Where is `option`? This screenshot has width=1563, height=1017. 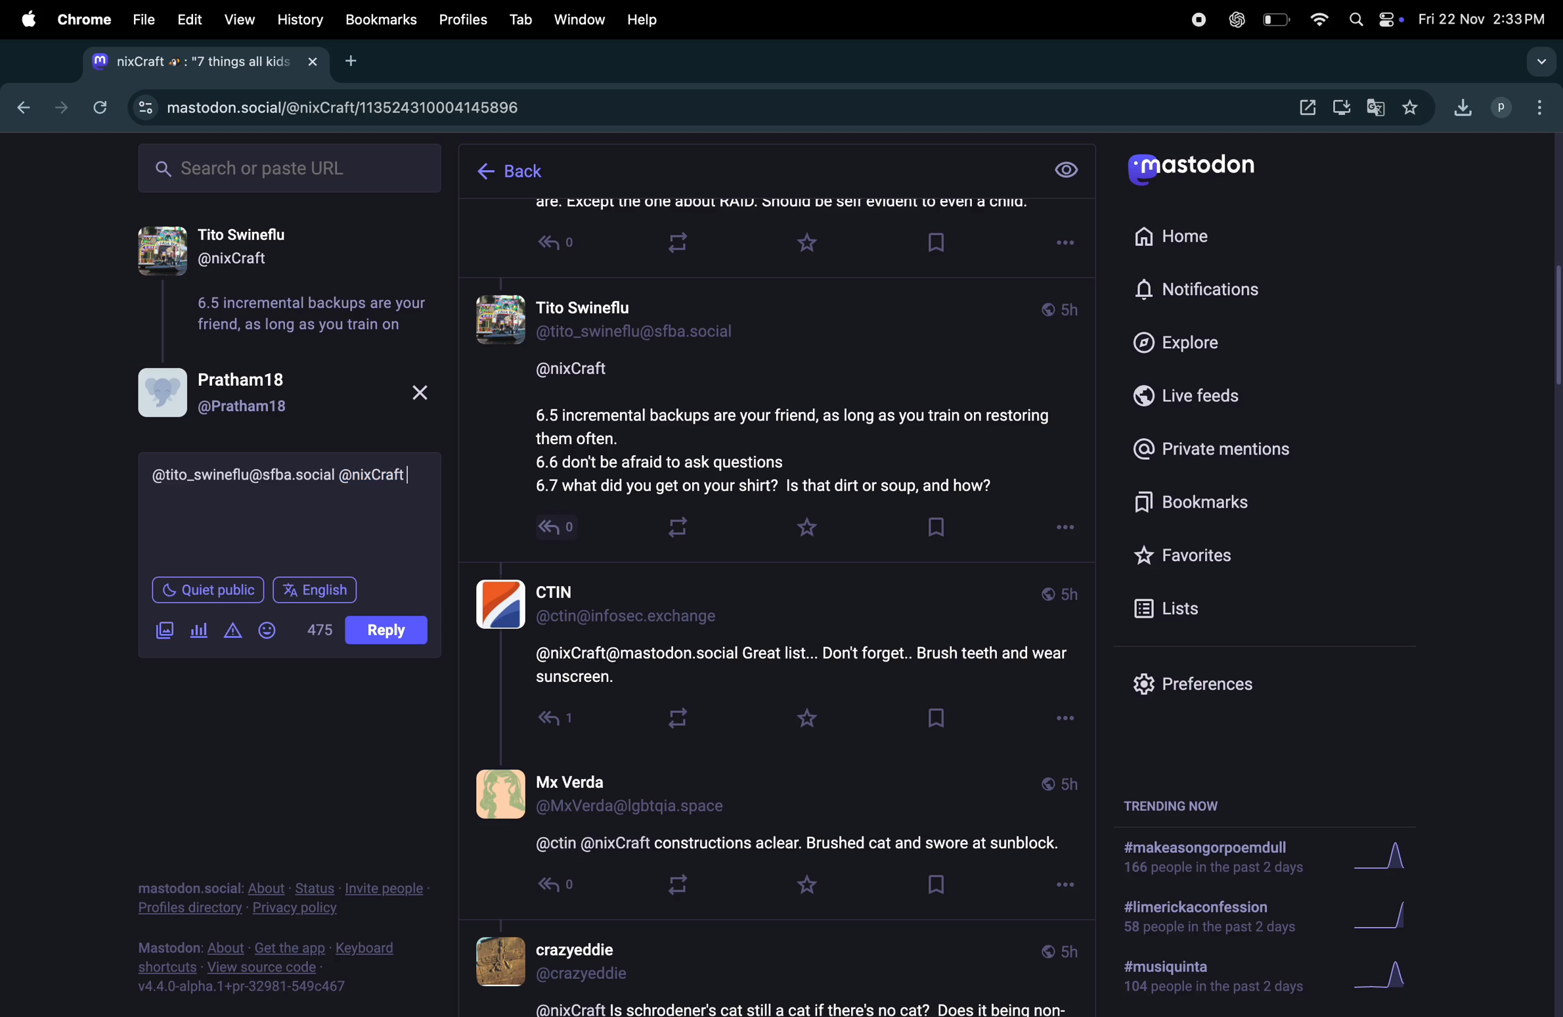
option is located at coordinates (1537, 104).